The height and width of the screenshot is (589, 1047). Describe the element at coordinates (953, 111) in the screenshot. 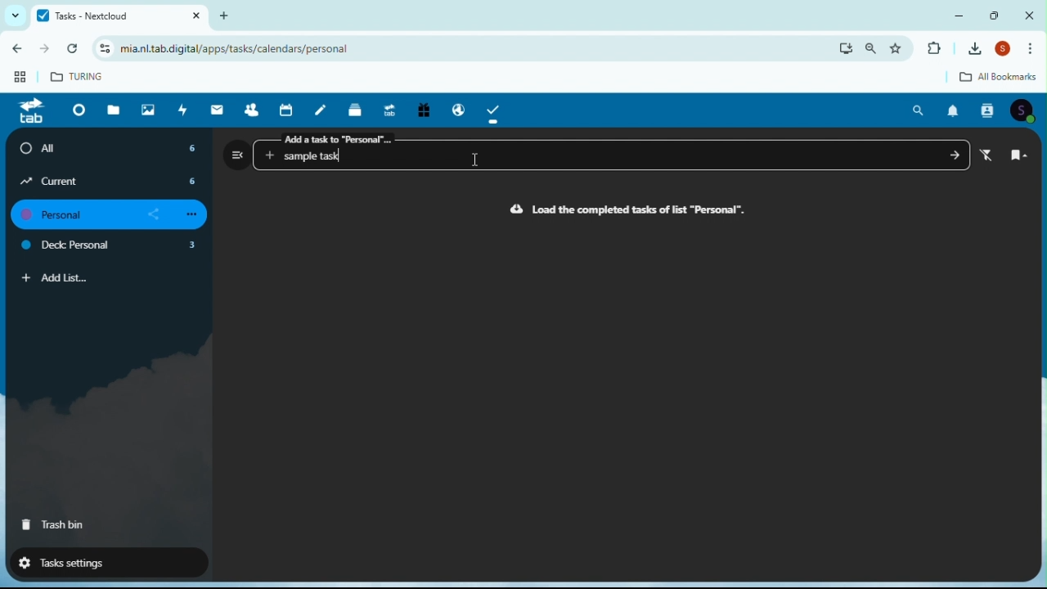

I see `Notifications` at that location.